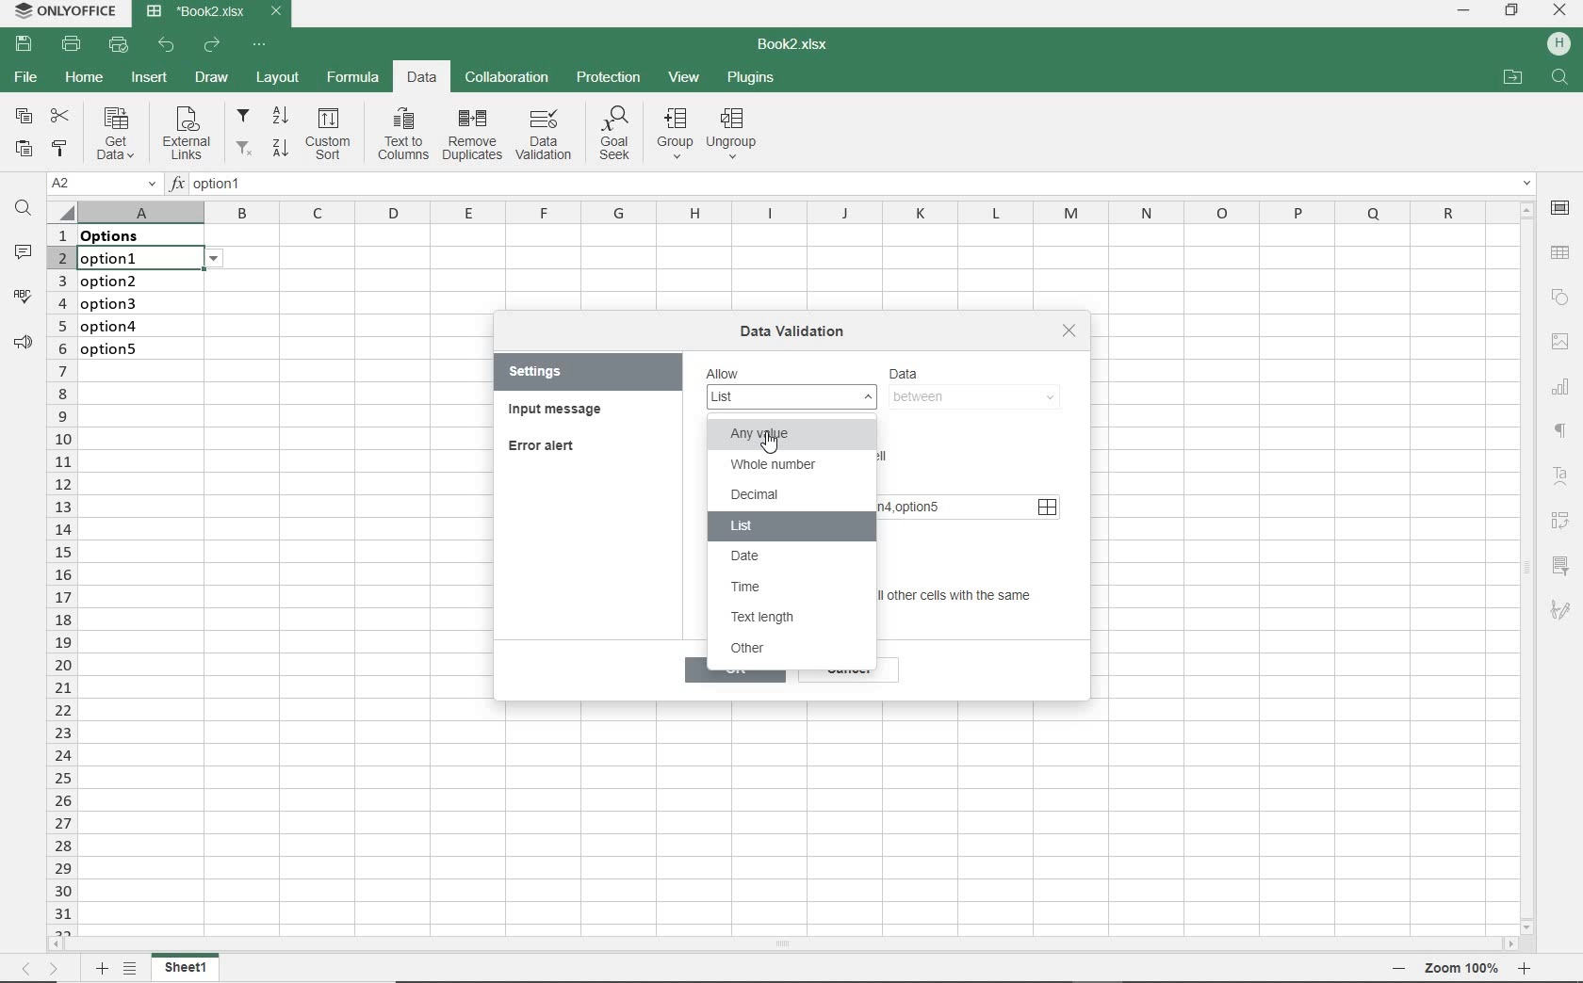 This screenshot has height=983, width=1583. I want to click on Text to columns, so click(403, 132).